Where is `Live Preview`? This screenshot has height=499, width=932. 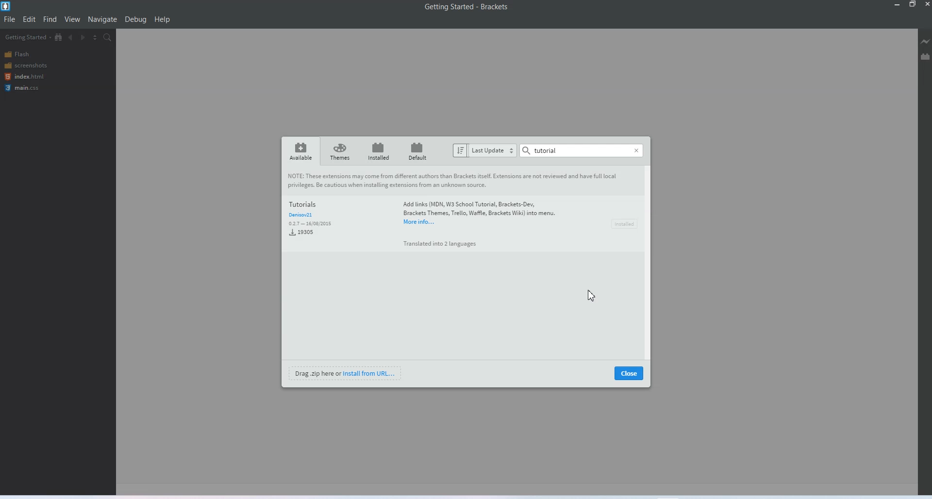
Live Preview is located at coordinates (924, 41).